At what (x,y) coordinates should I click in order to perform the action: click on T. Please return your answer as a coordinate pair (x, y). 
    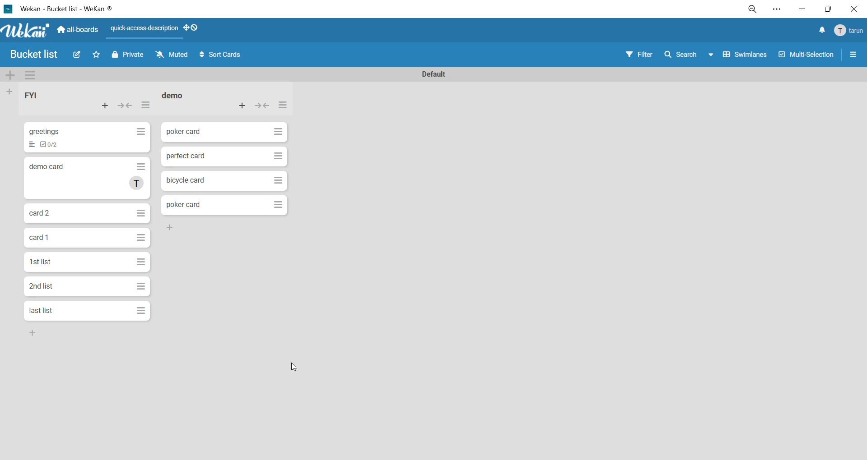
    Looking at the image, I should click on (137, 184).